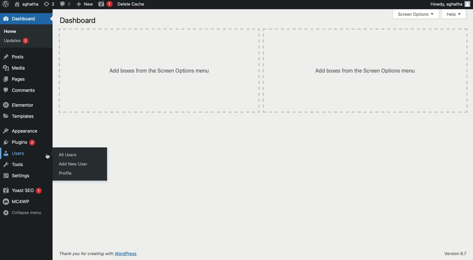  Describe the element at coordinates (68, 155) in the screenshot. I see `All users` at that location.